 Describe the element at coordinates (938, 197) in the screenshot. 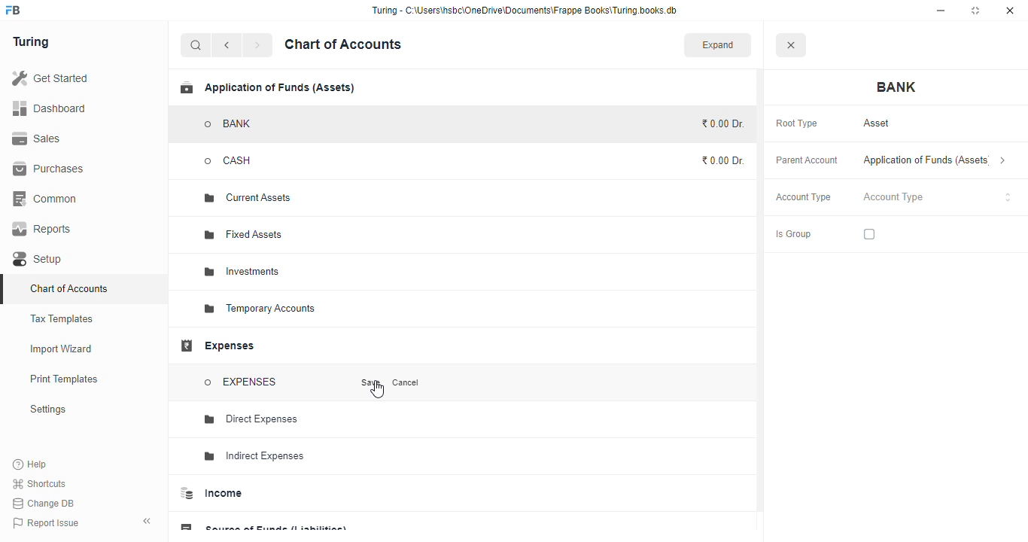

I see `account type` at that location.